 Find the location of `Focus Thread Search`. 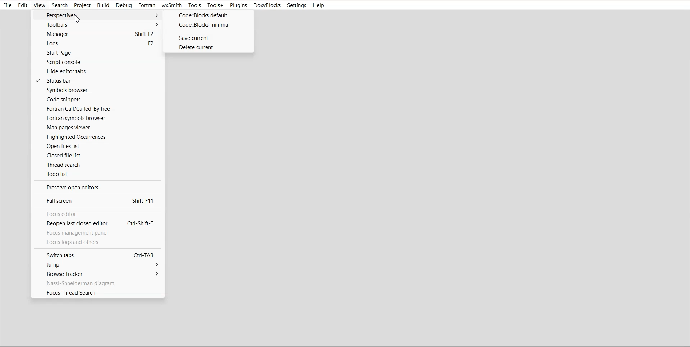

Focus Thread Search is located at coordinates (98, 293).